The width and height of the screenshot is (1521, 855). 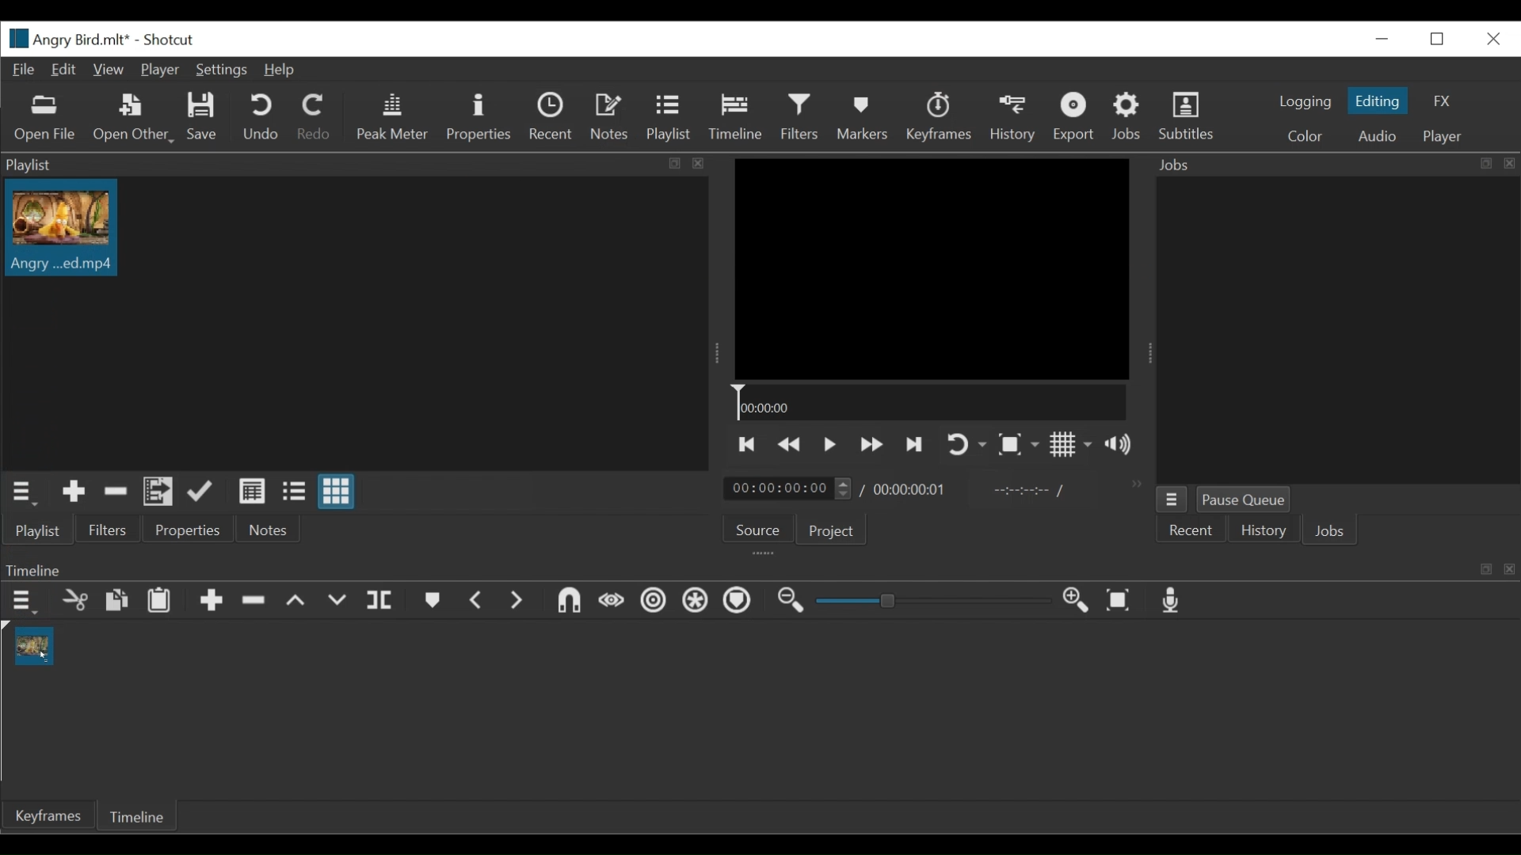 I want to click on down, so click(x=342, y=601).